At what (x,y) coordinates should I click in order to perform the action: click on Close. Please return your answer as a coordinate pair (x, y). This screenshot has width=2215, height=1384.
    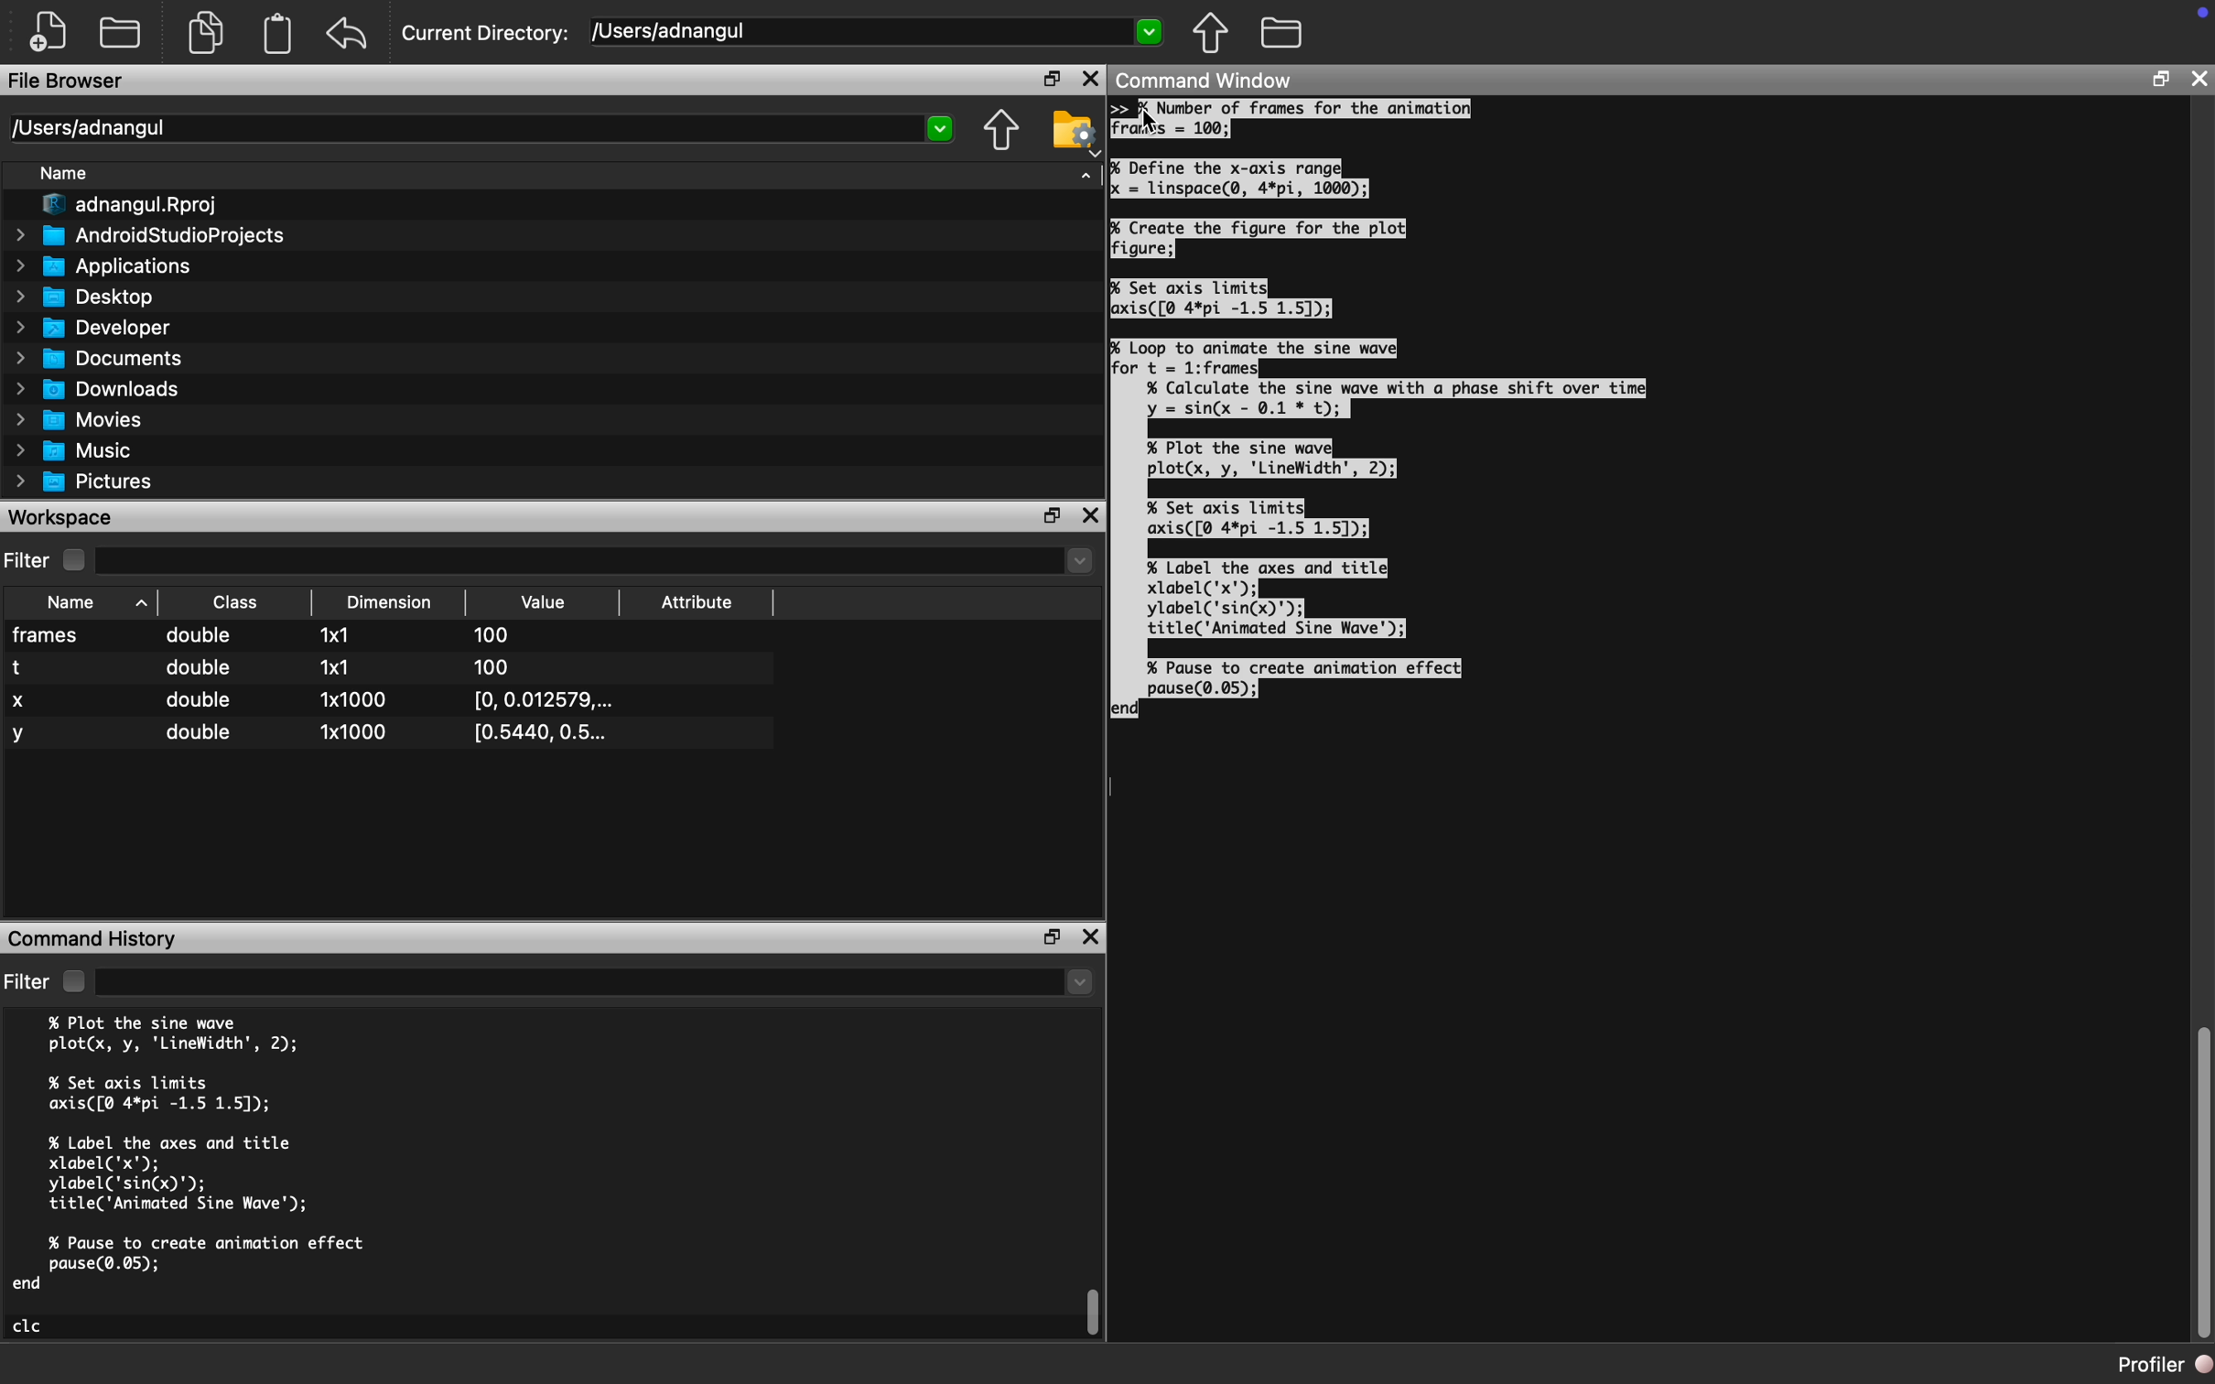
    Looking at the image, I should click on (2195, 81).